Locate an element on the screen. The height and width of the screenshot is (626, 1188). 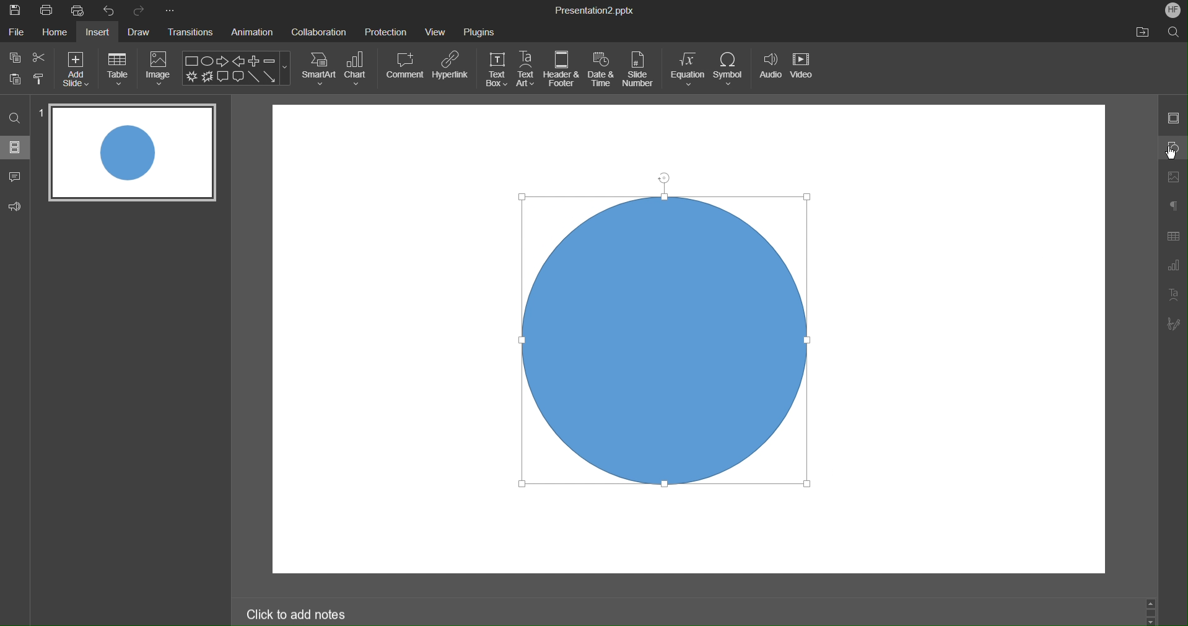
Collaboration is located at coordinates (319, 31).